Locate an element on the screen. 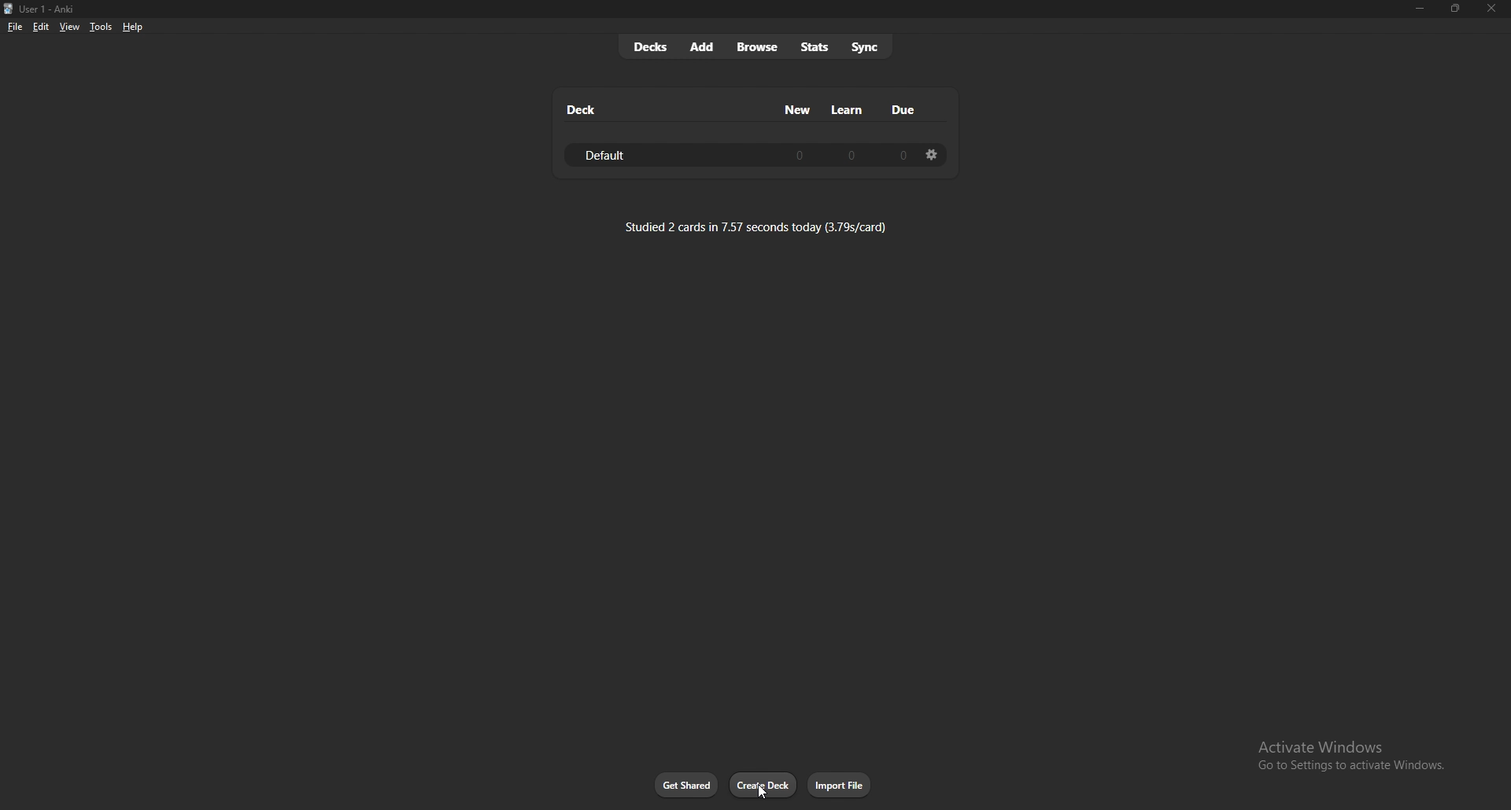 The height and width of the screenshot is (810, 1511). 0 is located at coordinates (901, 155).